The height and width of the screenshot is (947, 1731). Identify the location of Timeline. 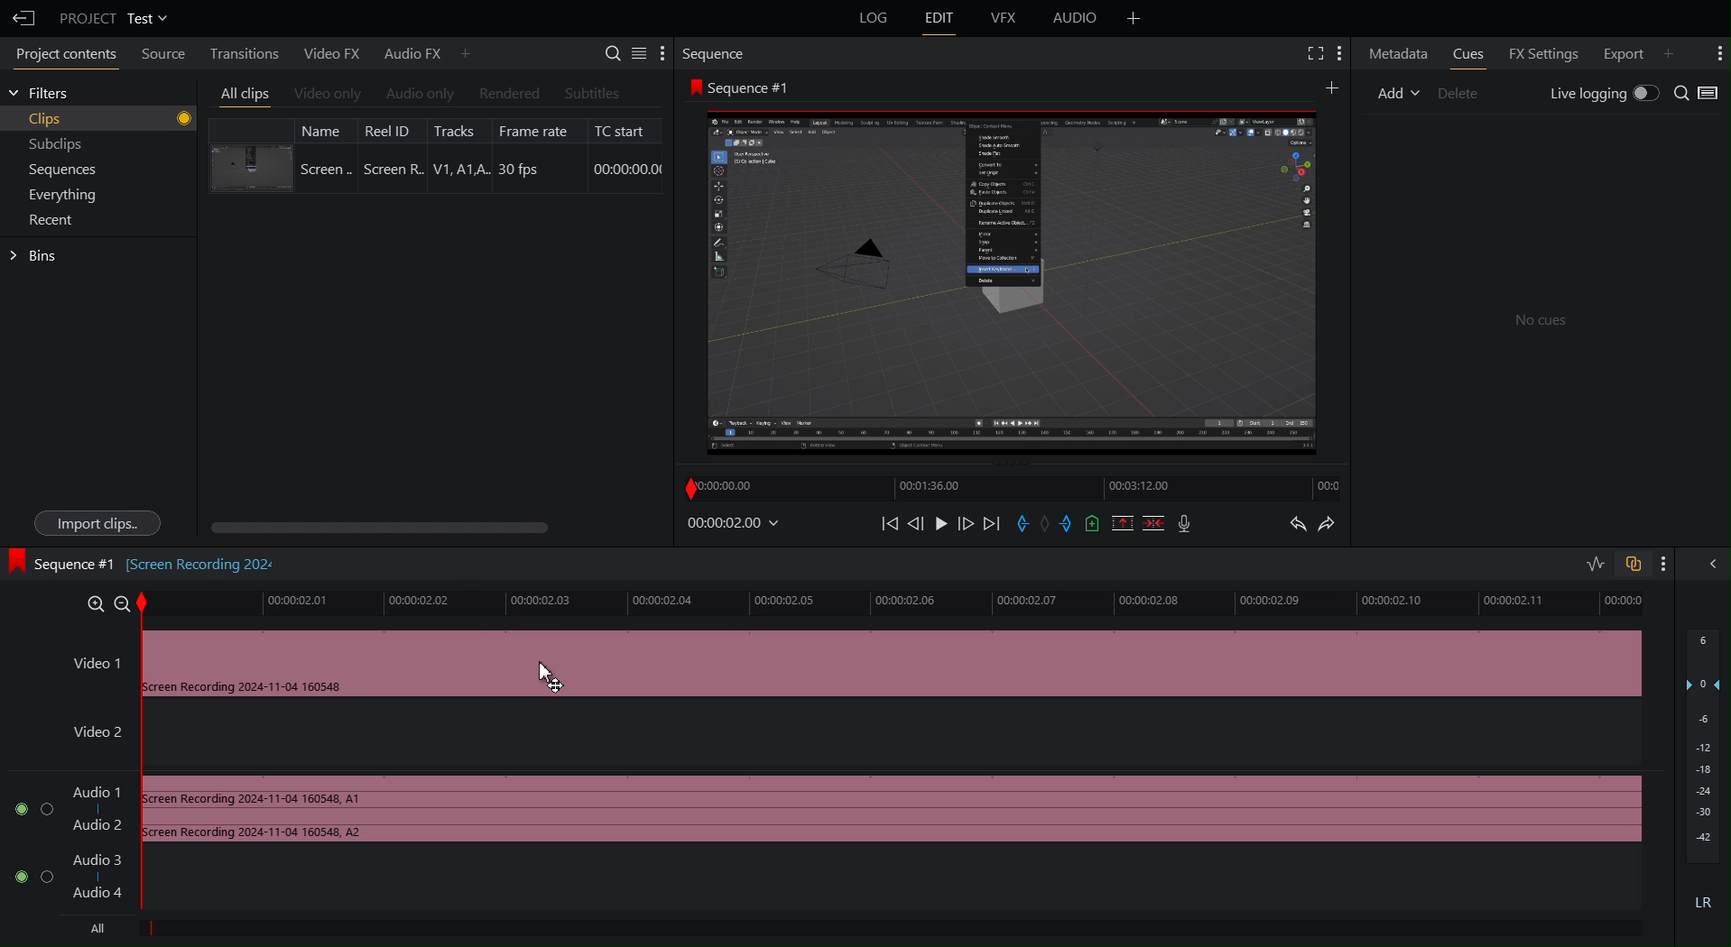
(894, 602).